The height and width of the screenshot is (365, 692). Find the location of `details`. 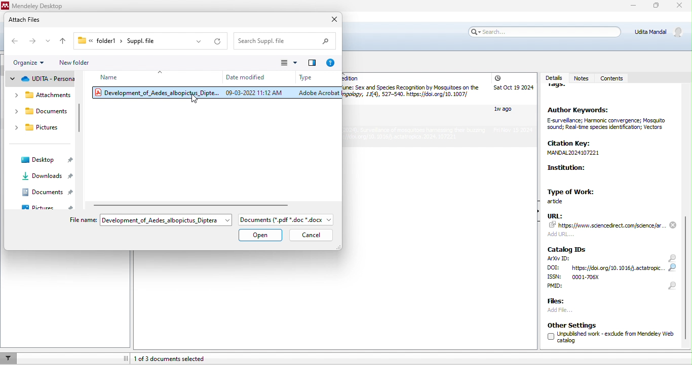

details is located at coordinates (553, 75).